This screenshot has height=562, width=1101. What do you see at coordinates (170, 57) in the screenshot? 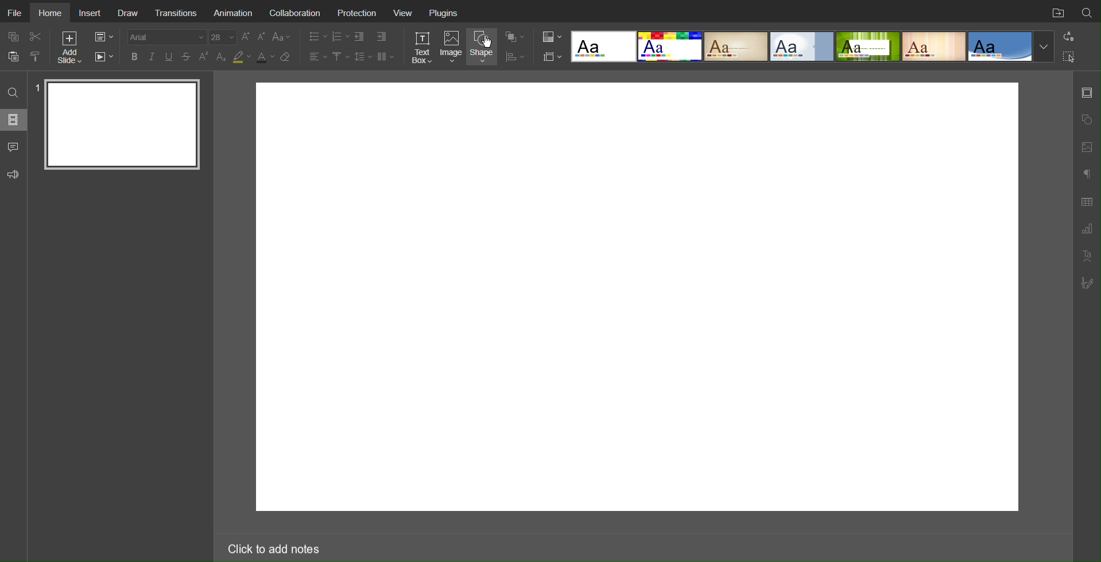
I see `Underline` at bounding box center [170, 57].